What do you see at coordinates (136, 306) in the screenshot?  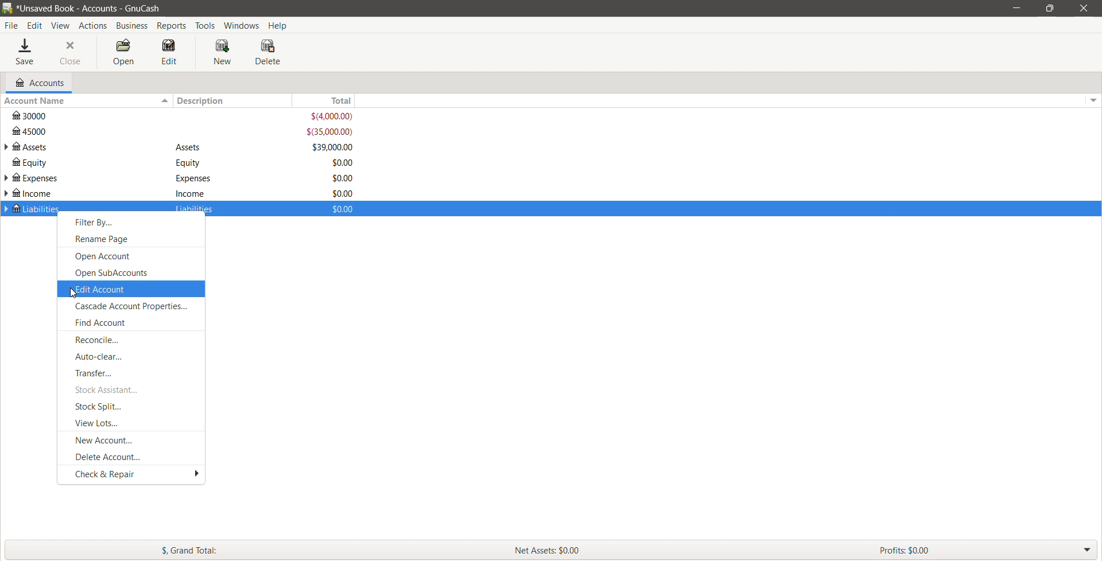 I see `Cascade Account Properties` at bounding box center [136, 306].